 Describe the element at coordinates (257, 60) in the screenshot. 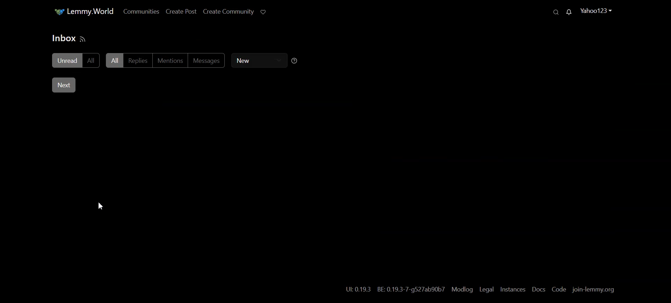

I see `New` at that location.